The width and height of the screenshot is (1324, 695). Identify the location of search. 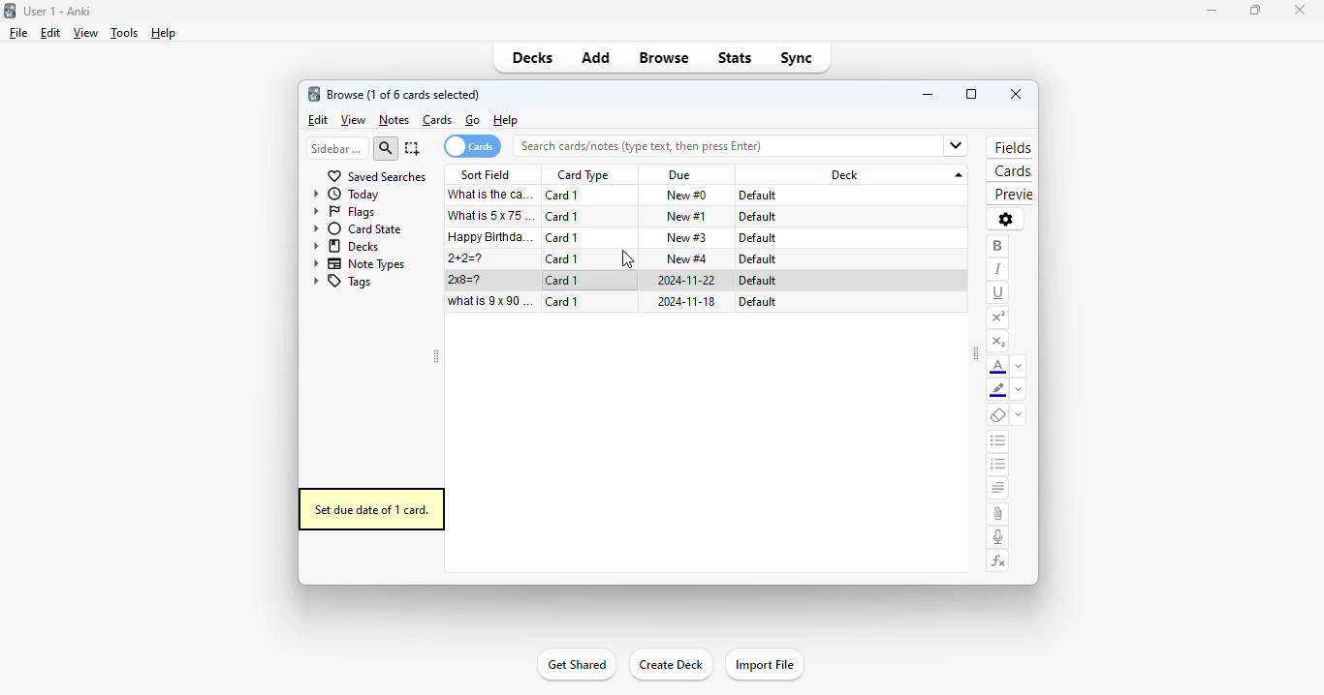
(387, 148).